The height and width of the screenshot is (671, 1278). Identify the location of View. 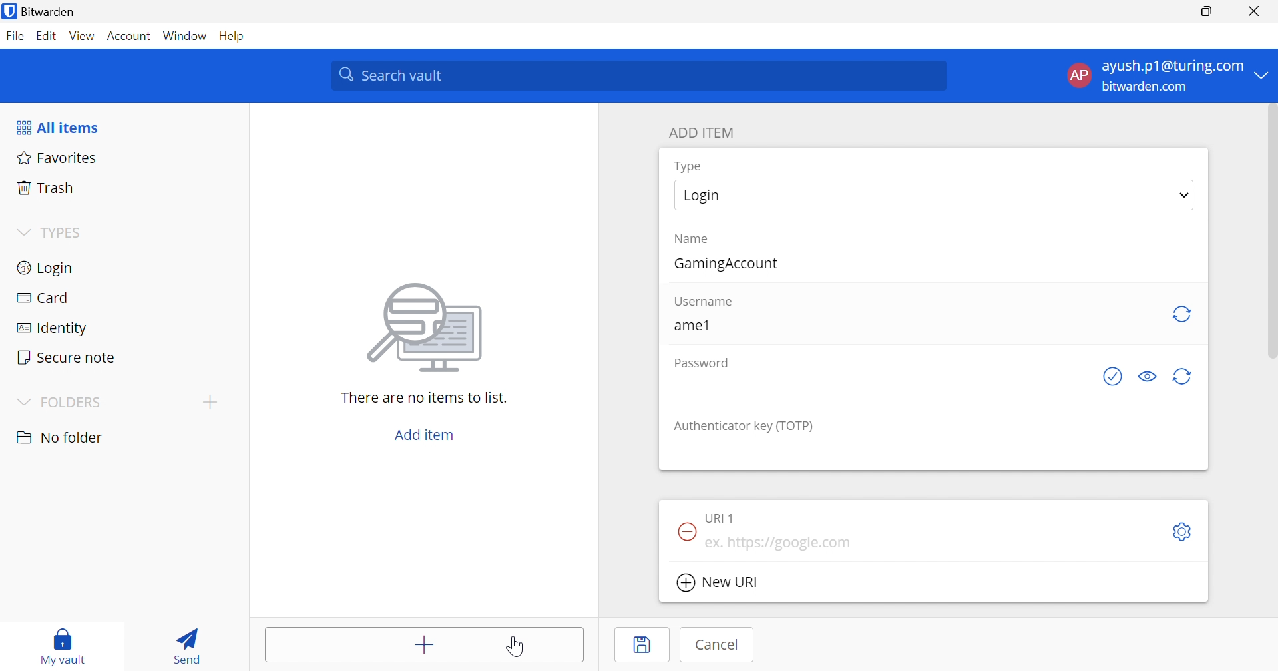
(85, 37).